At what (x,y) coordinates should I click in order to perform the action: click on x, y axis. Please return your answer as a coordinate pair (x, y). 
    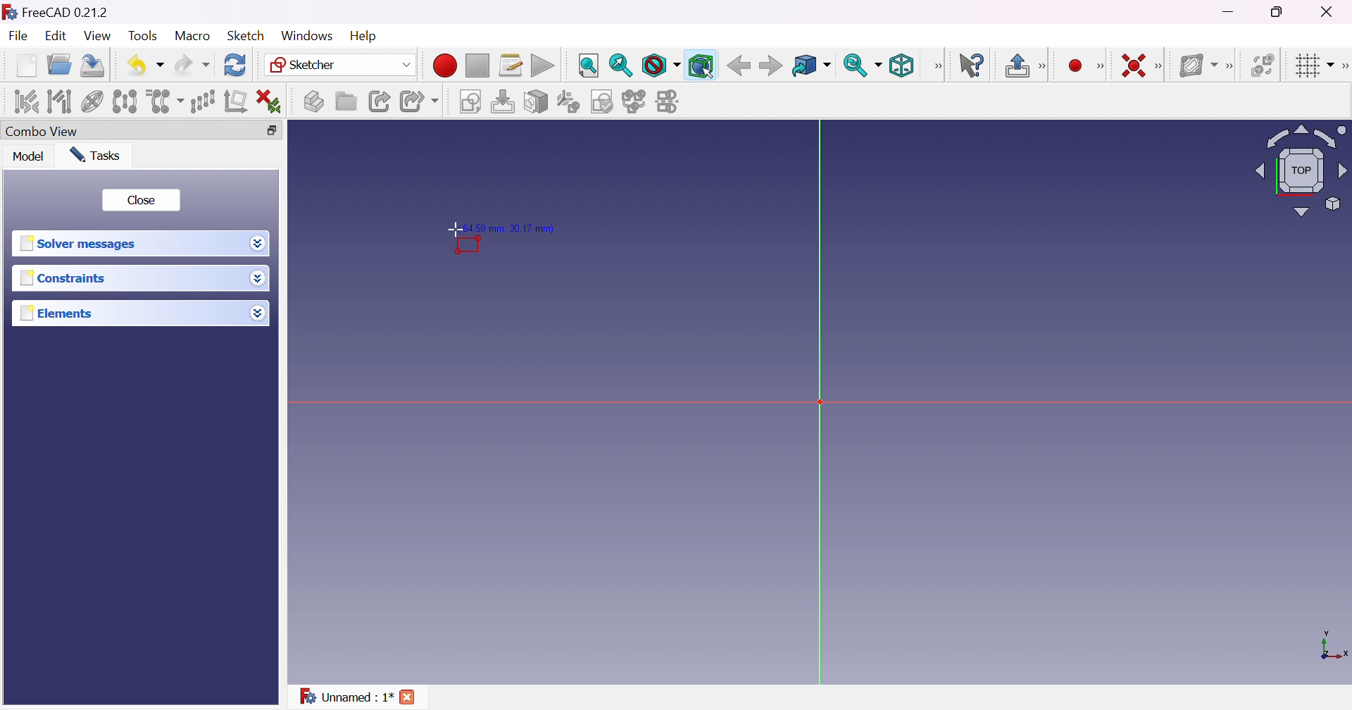
    Looking at the image, I should click on (1332, 647).